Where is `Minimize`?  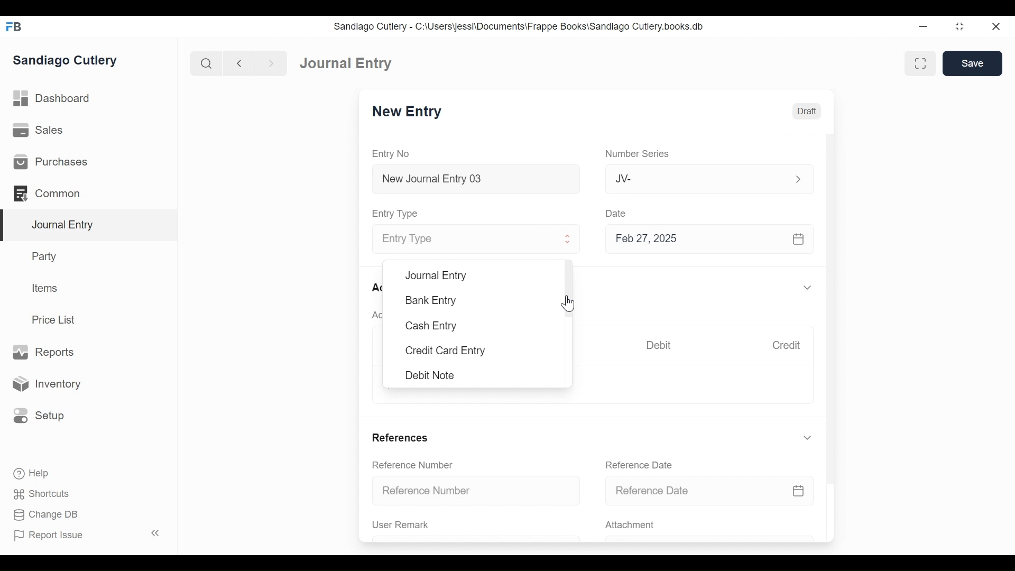 Minimize is located at coordinates (925, 26).